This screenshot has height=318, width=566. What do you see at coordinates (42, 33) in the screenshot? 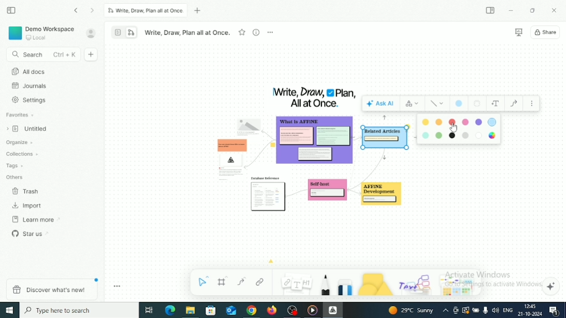
I see `Demo Workspace` at bounding box center [42, 33].